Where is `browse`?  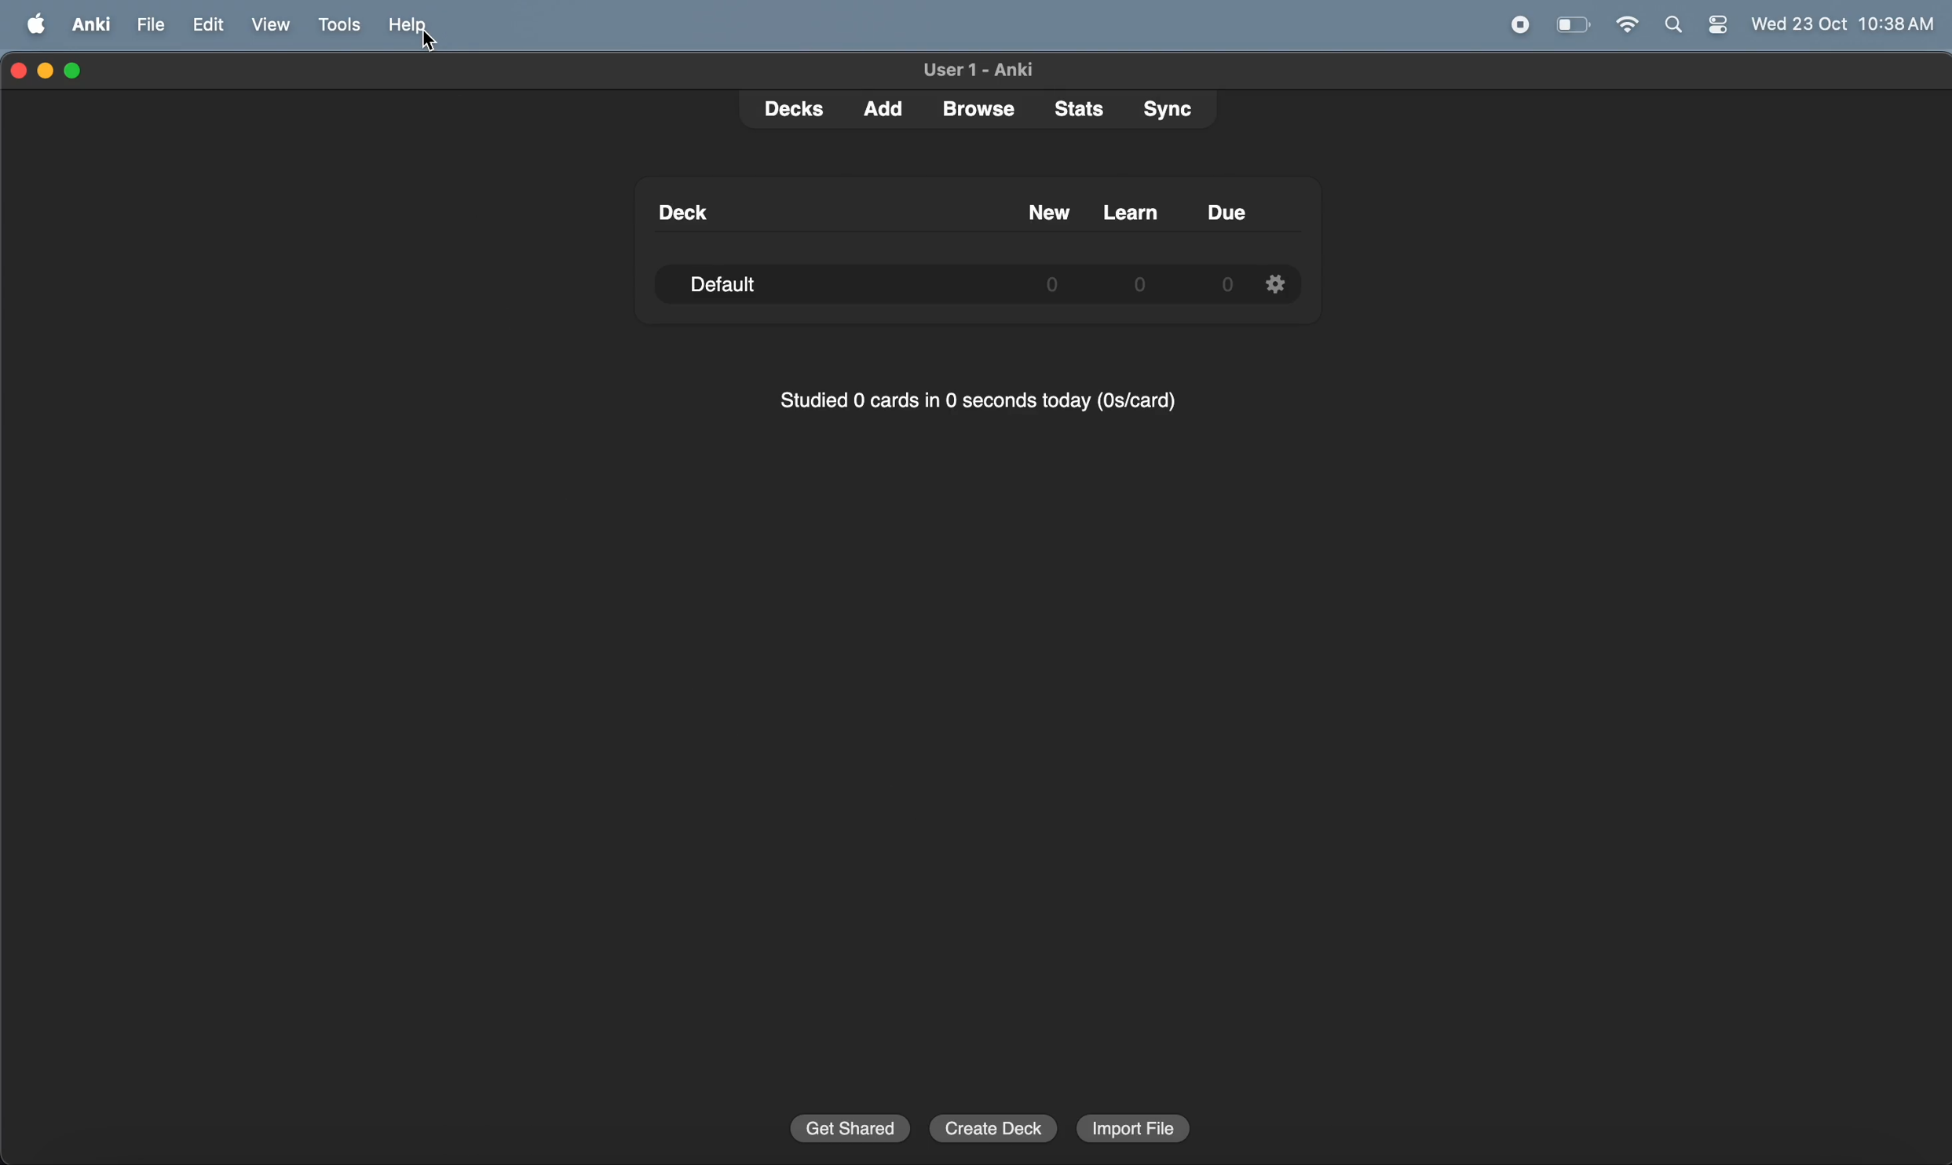
browse is located at coordinates (975, 108).